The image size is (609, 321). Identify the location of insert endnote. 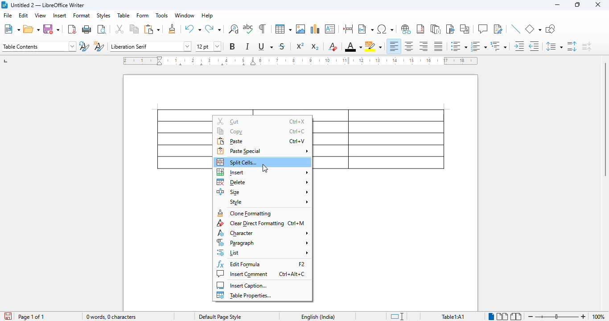
(436, 29).